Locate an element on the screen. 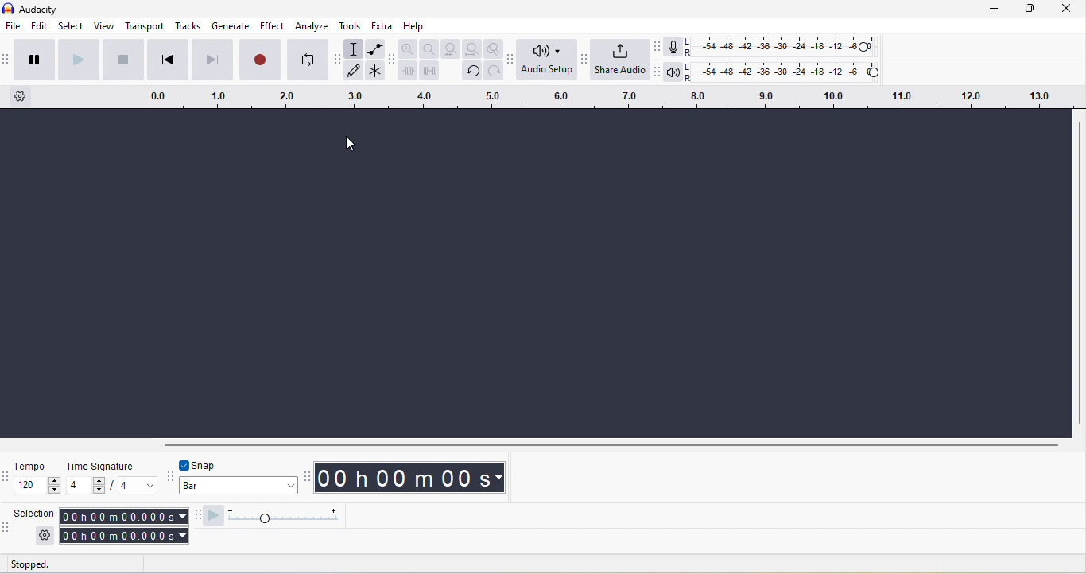 The image size is (1086, 574). edit is located at coordinates (39, 25).